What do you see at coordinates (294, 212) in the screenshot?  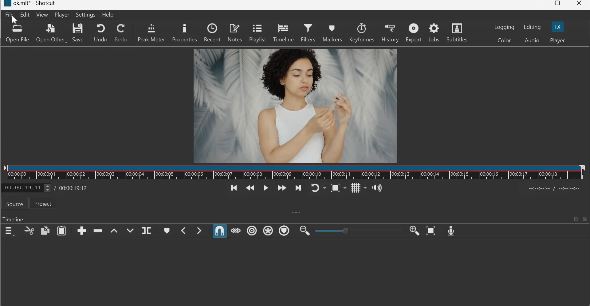 I see `expand` at bounding box center [294, 212].